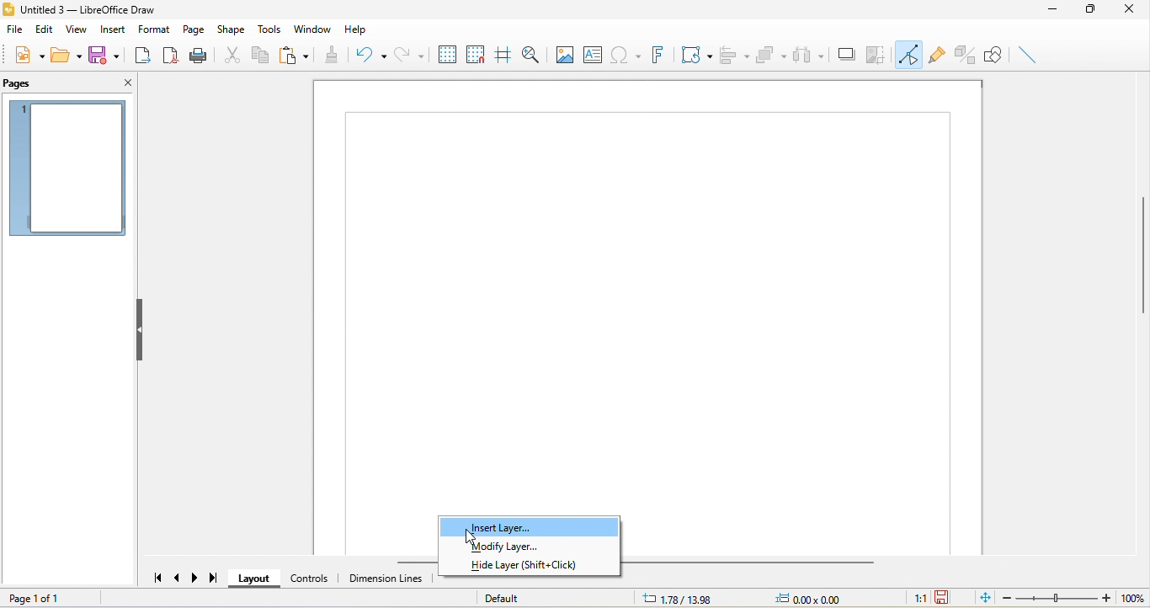 This screenshot has height=608, width=1150. Describe the element at coordinates (737, 52) in the screenshot. I see `align object` at that location.